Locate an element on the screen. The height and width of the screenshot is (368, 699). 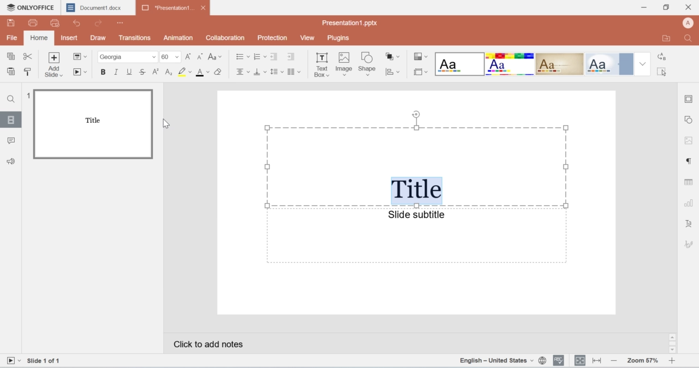
line spacing is located at coordinates (276, 72).